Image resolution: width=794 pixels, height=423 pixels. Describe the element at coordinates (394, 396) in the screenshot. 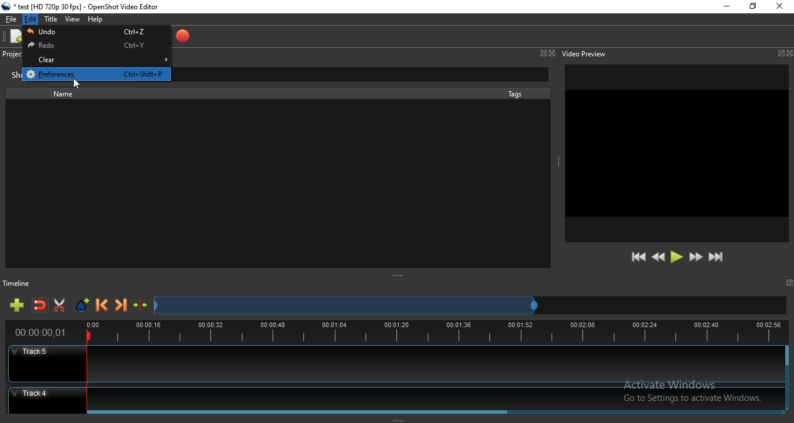

I see `Track` at that location.